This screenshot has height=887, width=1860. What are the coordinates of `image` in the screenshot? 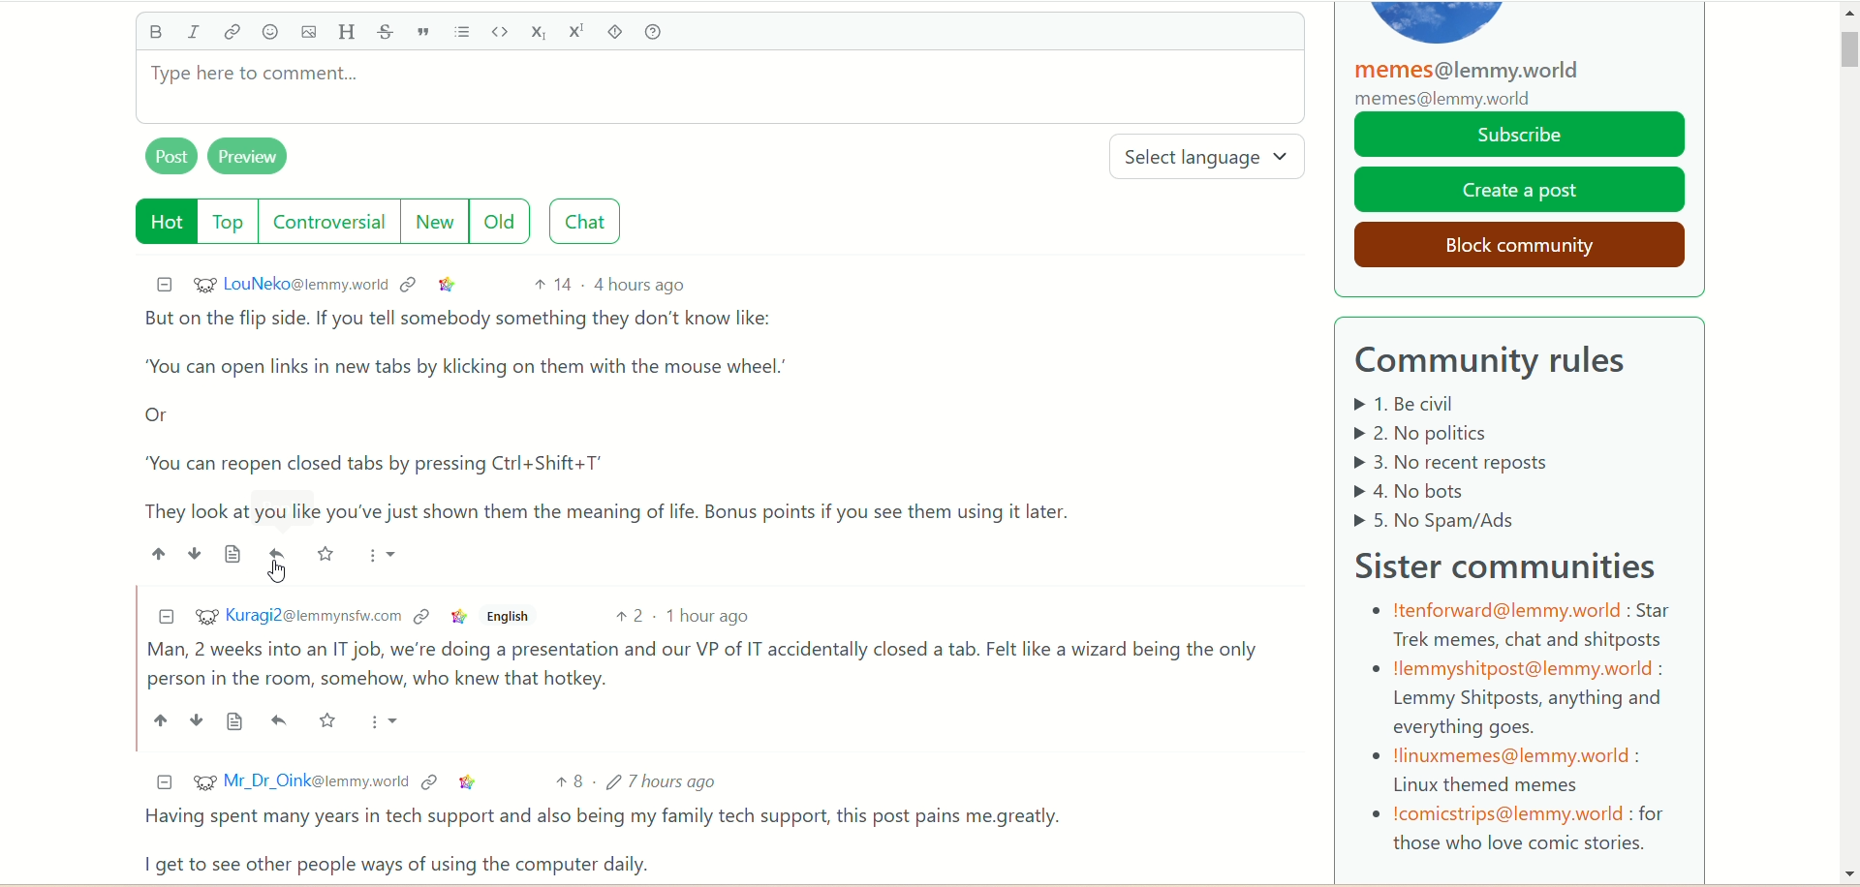 It's located at (307, 35).